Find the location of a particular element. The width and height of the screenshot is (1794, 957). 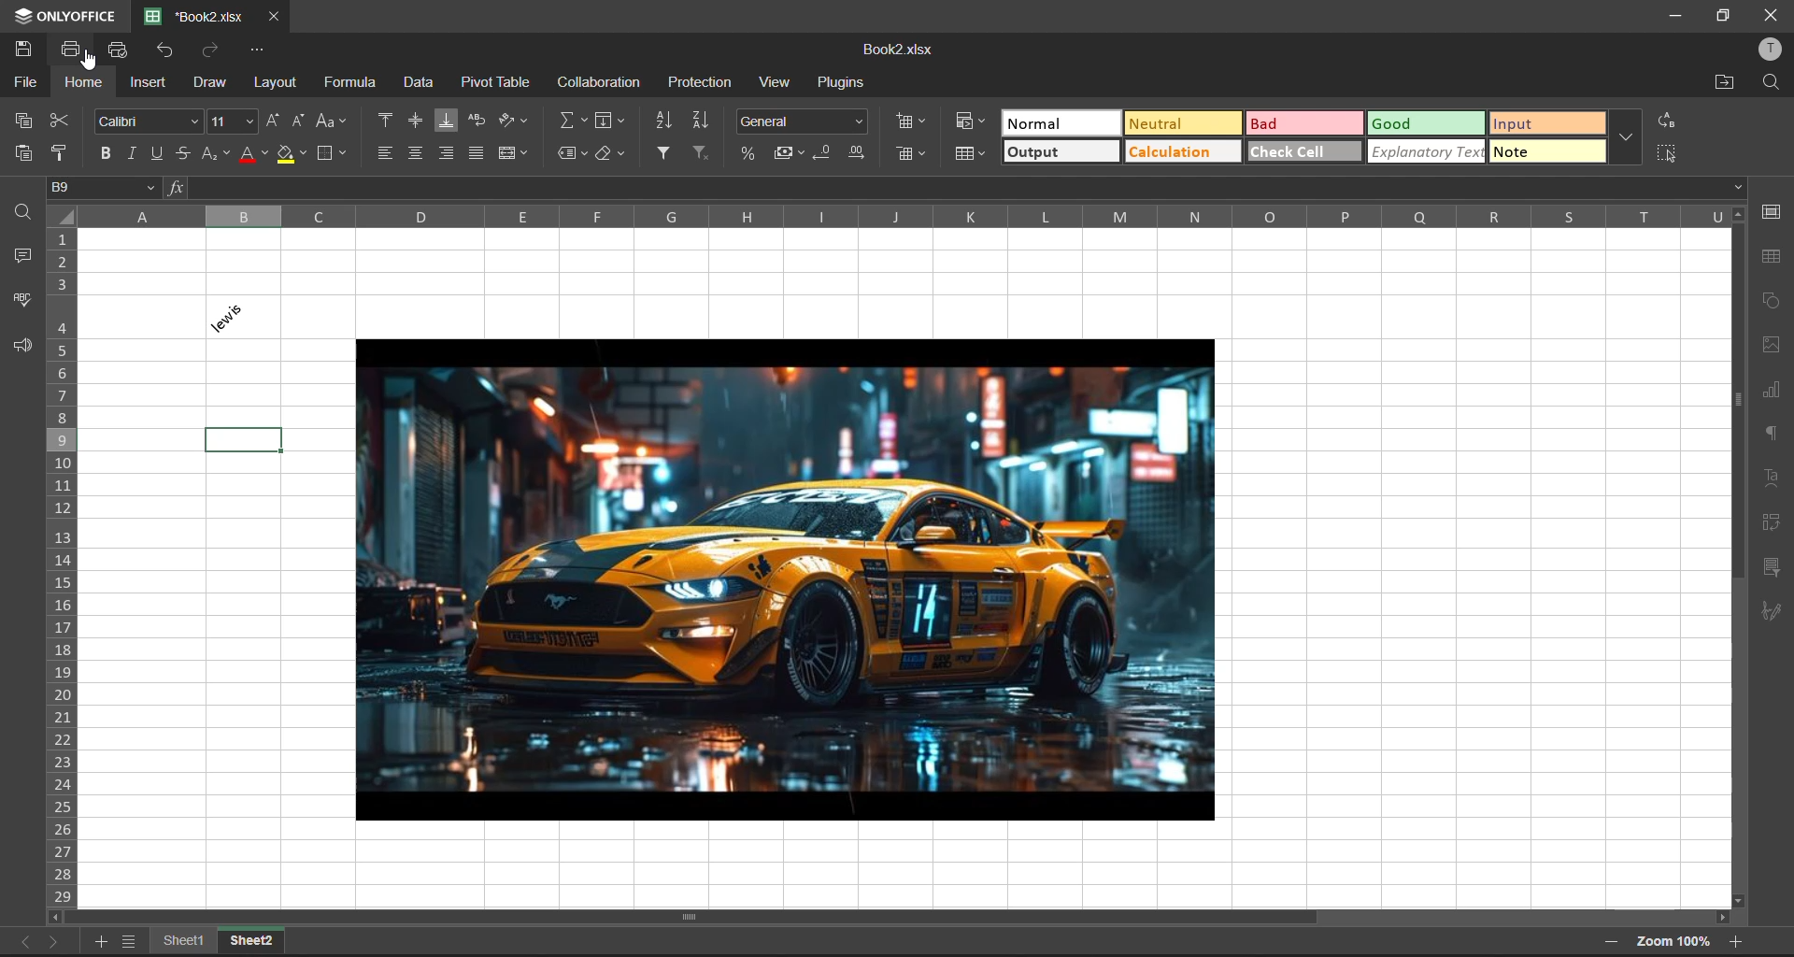

paste is located at coordinates (17, 153).